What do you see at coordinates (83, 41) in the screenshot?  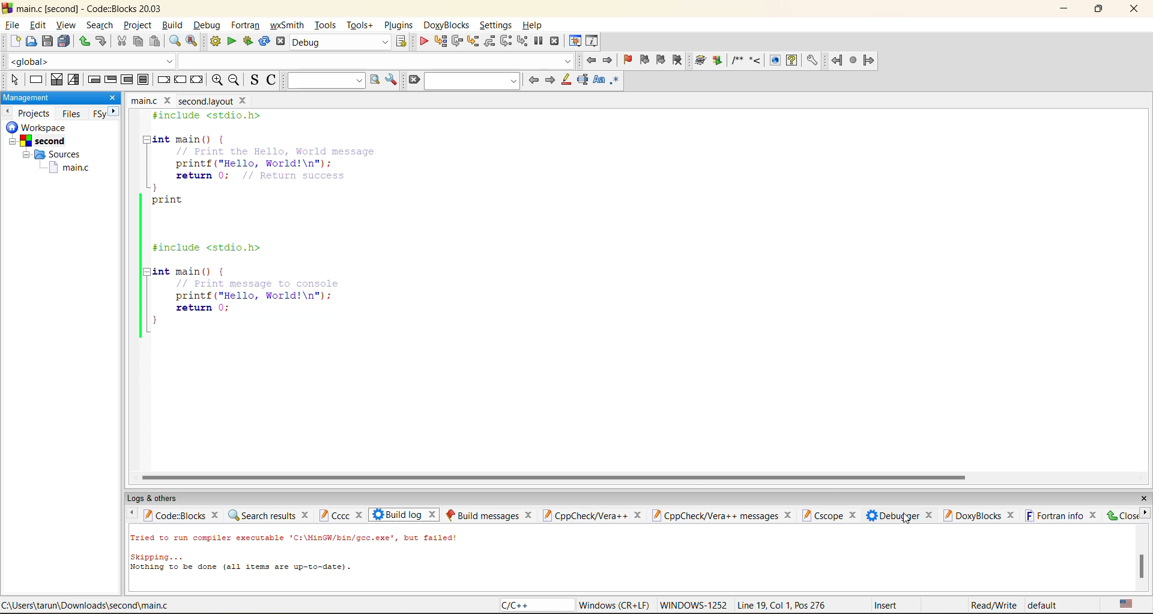 I see `undo` at bounding box center [83, 41].